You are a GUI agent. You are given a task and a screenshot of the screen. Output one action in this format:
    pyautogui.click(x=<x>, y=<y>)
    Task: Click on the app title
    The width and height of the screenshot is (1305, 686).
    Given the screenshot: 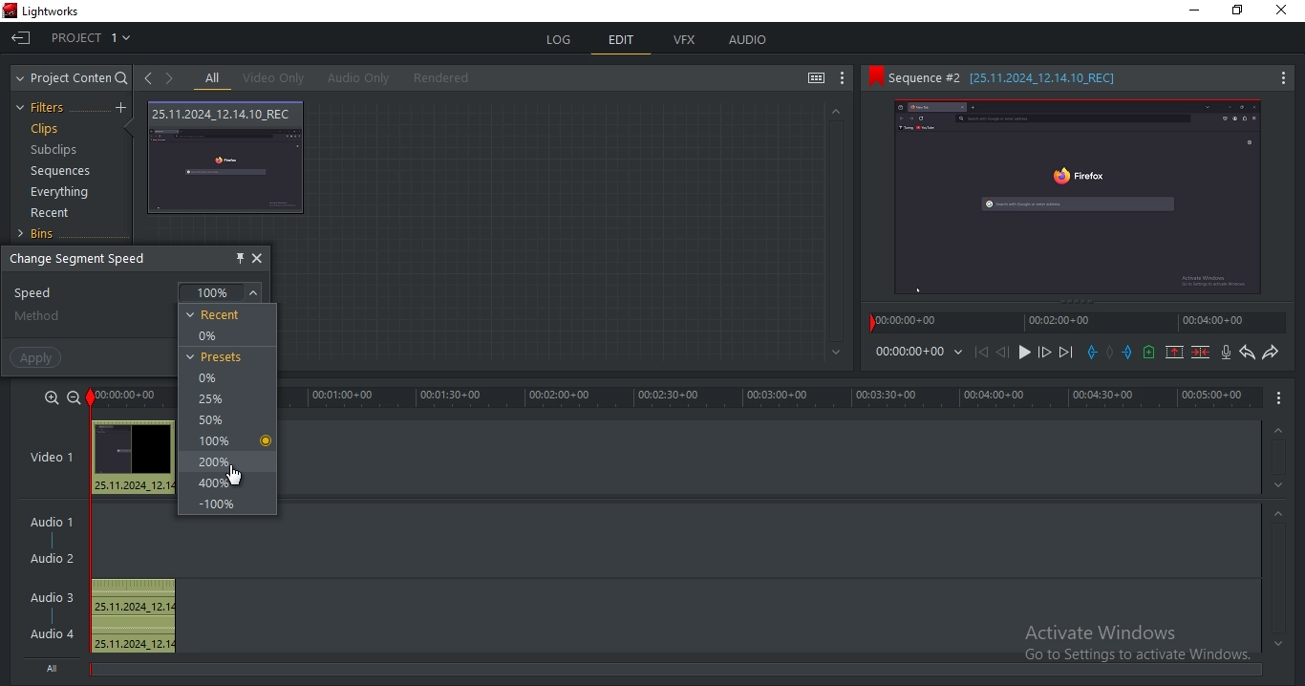 What is the action you would take?
    pyautogui.click(x=45, y=12)
    